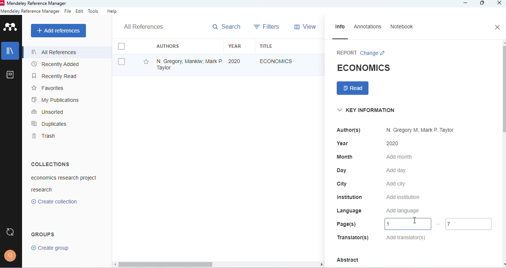 The width and height of the screenshot is (506, 268). Describe the element at coordinates (44, 136) in the screenshot. I see `trash` at that location.